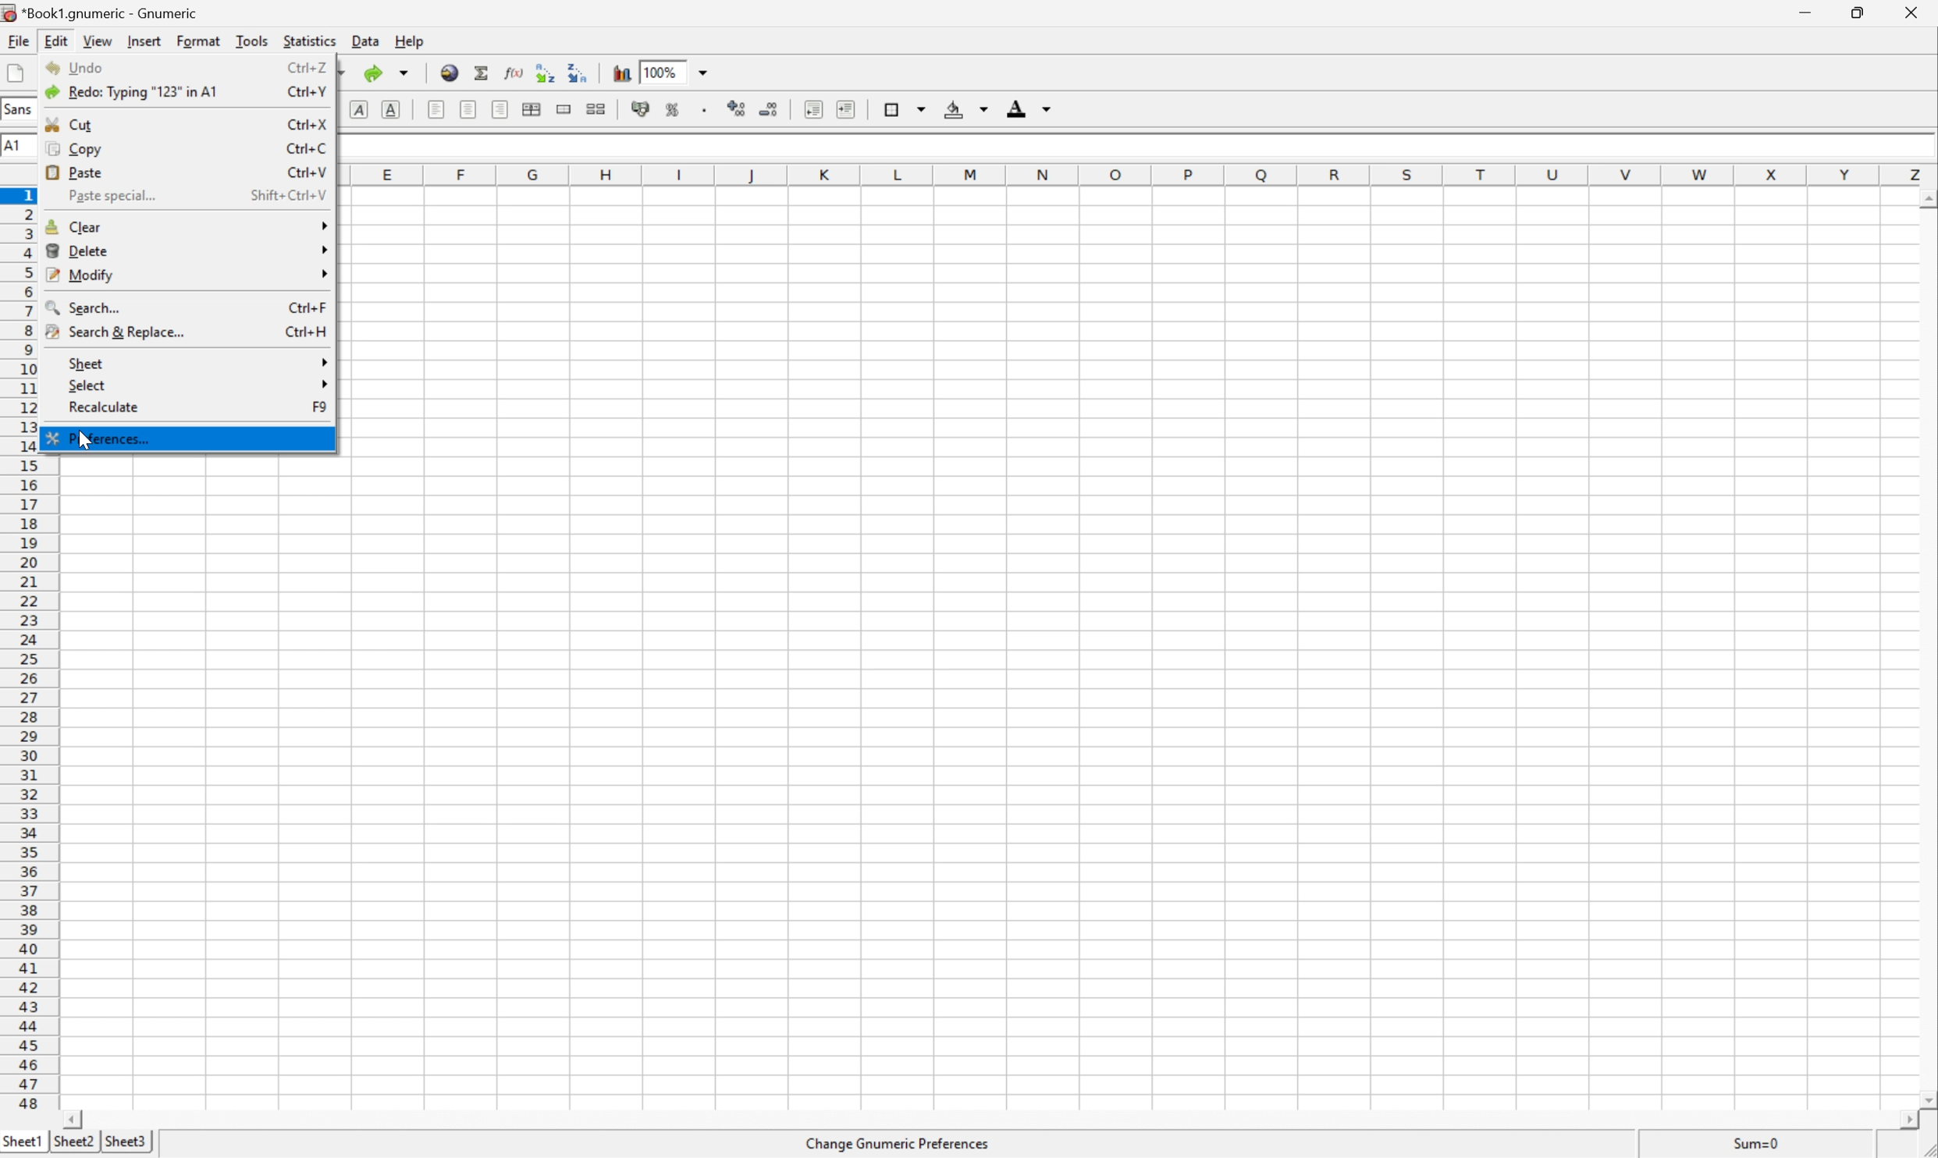  Describe the element at coordinates (197, 408) in the screenshot. I see `recalculate F9` at that location.